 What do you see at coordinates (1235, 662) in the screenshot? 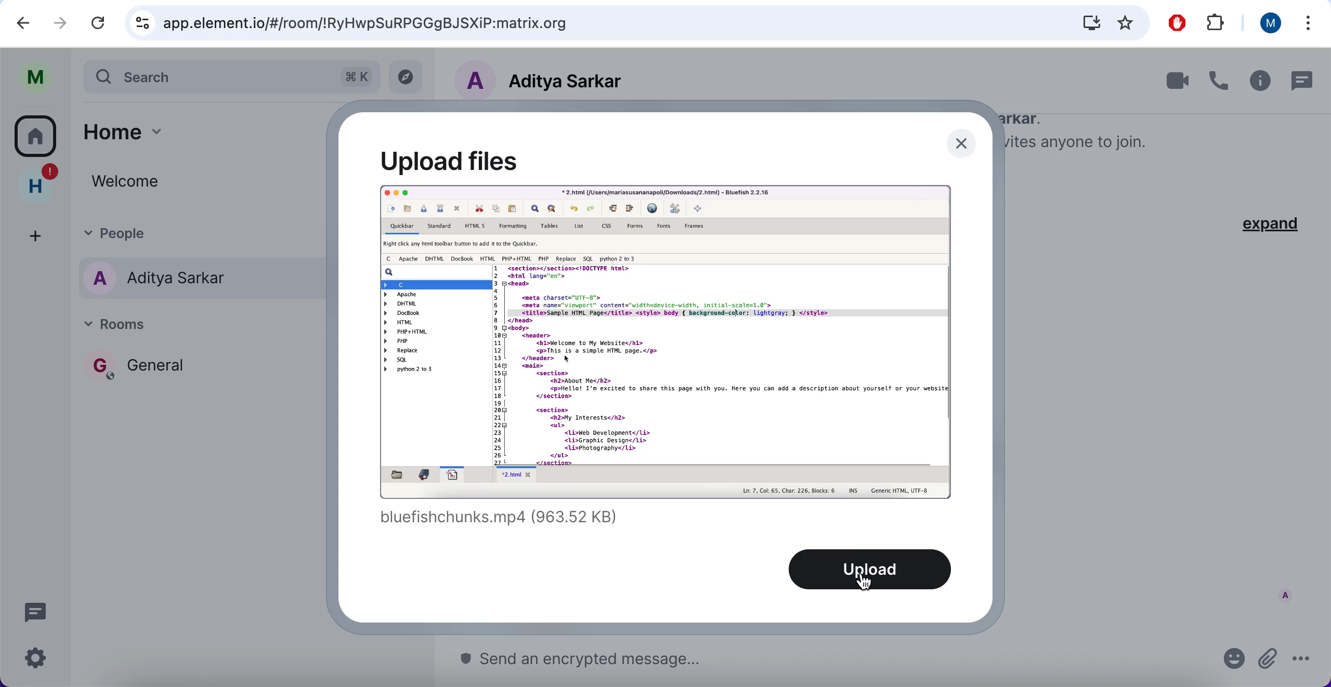
I see `emoji` at bounding box center [1235, 662].